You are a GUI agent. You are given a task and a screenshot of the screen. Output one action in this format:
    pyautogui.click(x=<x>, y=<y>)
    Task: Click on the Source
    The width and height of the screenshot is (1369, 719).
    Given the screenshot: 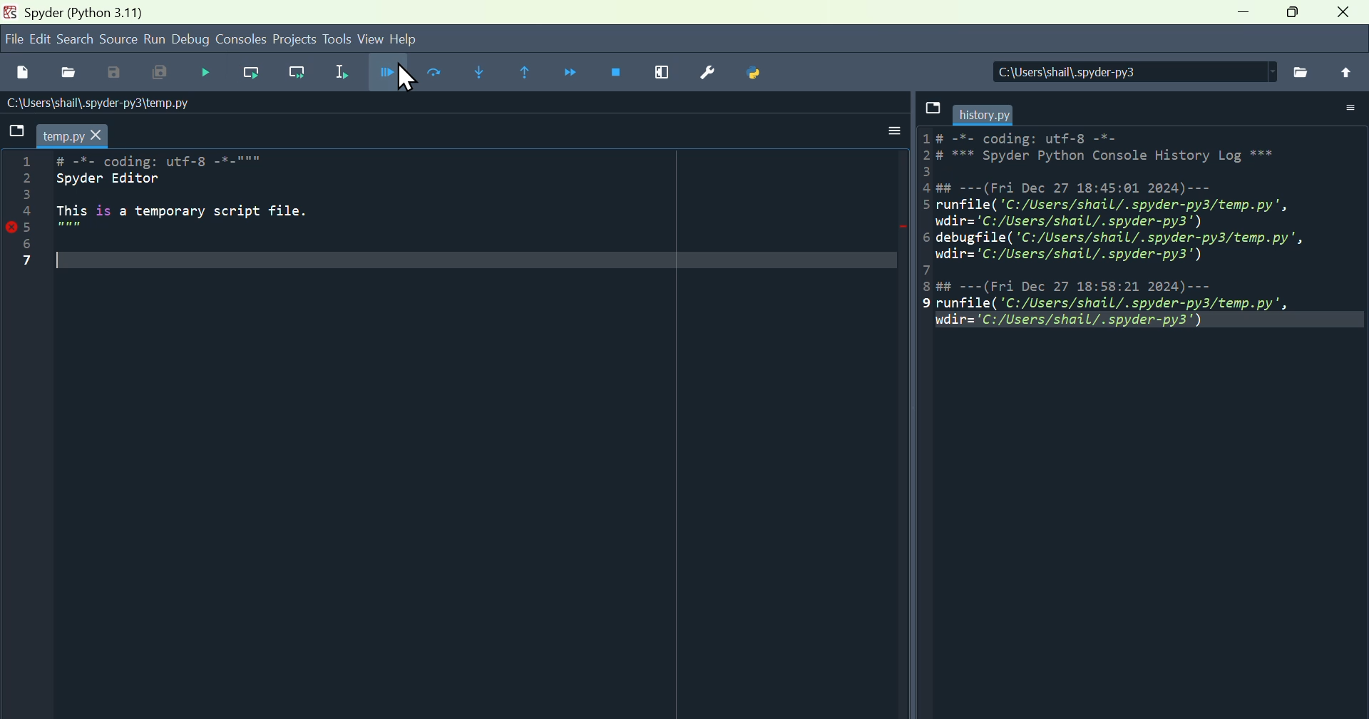 What is the action you would take?
    pyautogui.click(x=120, y=39)
    